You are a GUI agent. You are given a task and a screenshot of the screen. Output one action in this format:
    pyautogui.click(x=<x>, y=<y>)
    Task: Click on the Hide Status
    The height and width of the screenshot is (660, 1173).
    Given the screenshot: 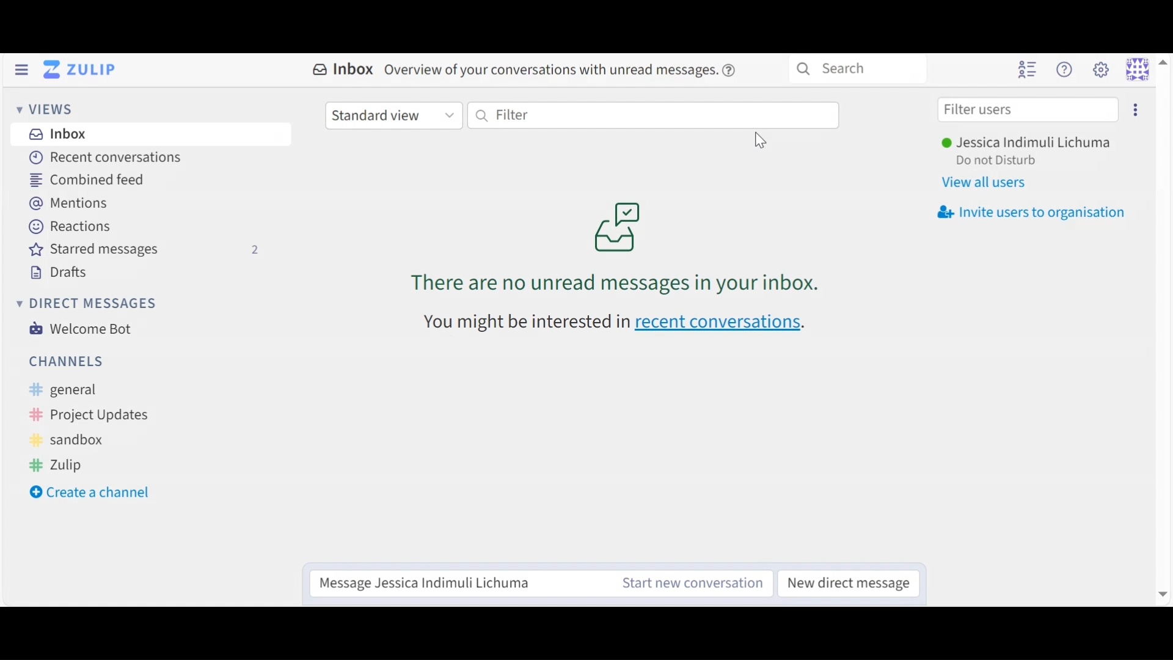 What is the action you would take?
    pyautogui.click(x=21, y=70)
    